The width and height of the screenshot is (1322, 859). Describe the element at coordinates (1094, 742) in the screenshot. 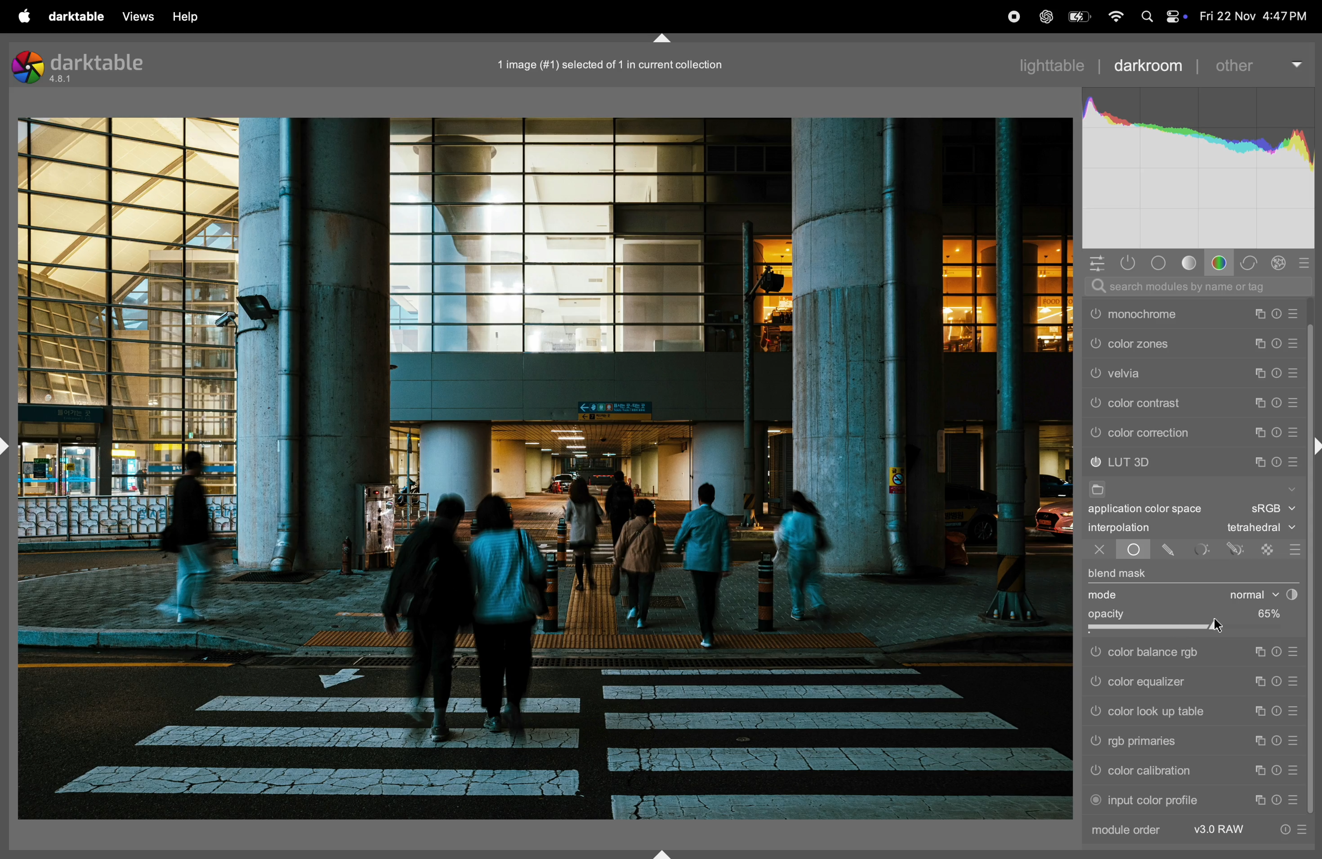

I see `rgb primaries switched off` at that location.